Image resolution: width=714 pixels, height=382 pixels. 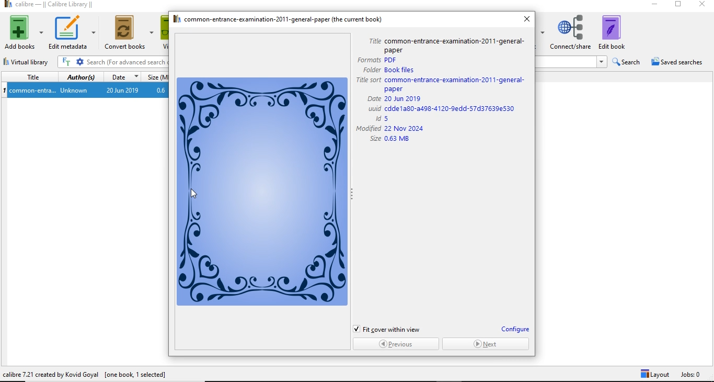 What do you see at coordinates (376, 60) in the screenshot?
I see `formats pdf` at bounding box center [376, 60].